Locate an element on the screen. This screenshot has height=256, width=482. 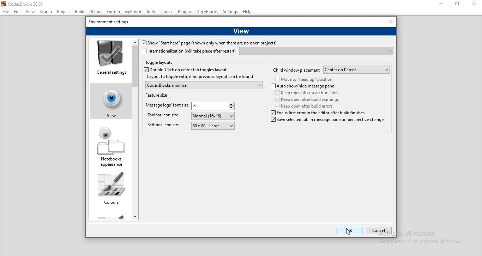
Center on Parent is located at coordinates (357, 70).